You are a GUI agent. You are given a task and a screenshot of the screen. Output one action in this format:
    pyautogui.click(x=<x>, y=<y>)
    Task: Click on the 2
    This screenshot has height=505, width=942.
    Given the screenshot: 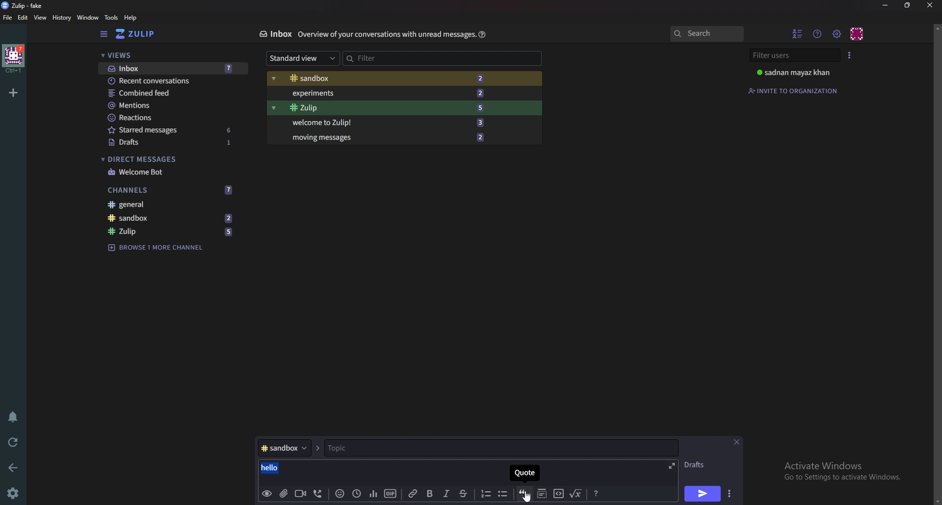 What is the action you would take?
    pyautogui.click(x=482, y=137)
    